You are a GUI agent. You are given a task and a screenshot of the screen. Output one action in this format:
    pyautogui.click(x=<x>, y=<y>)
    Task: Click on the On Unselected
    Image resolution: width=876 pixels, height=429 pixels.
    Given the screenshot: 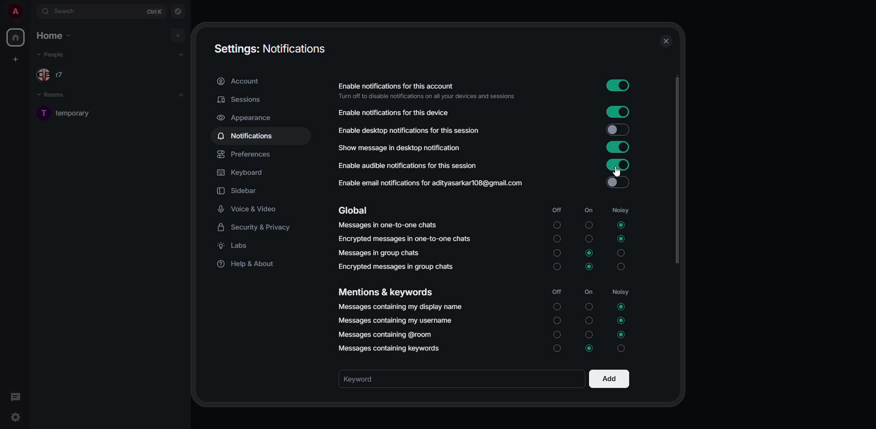 What is the action you would take?
    pyautogui.click(x=589, y=321)
    